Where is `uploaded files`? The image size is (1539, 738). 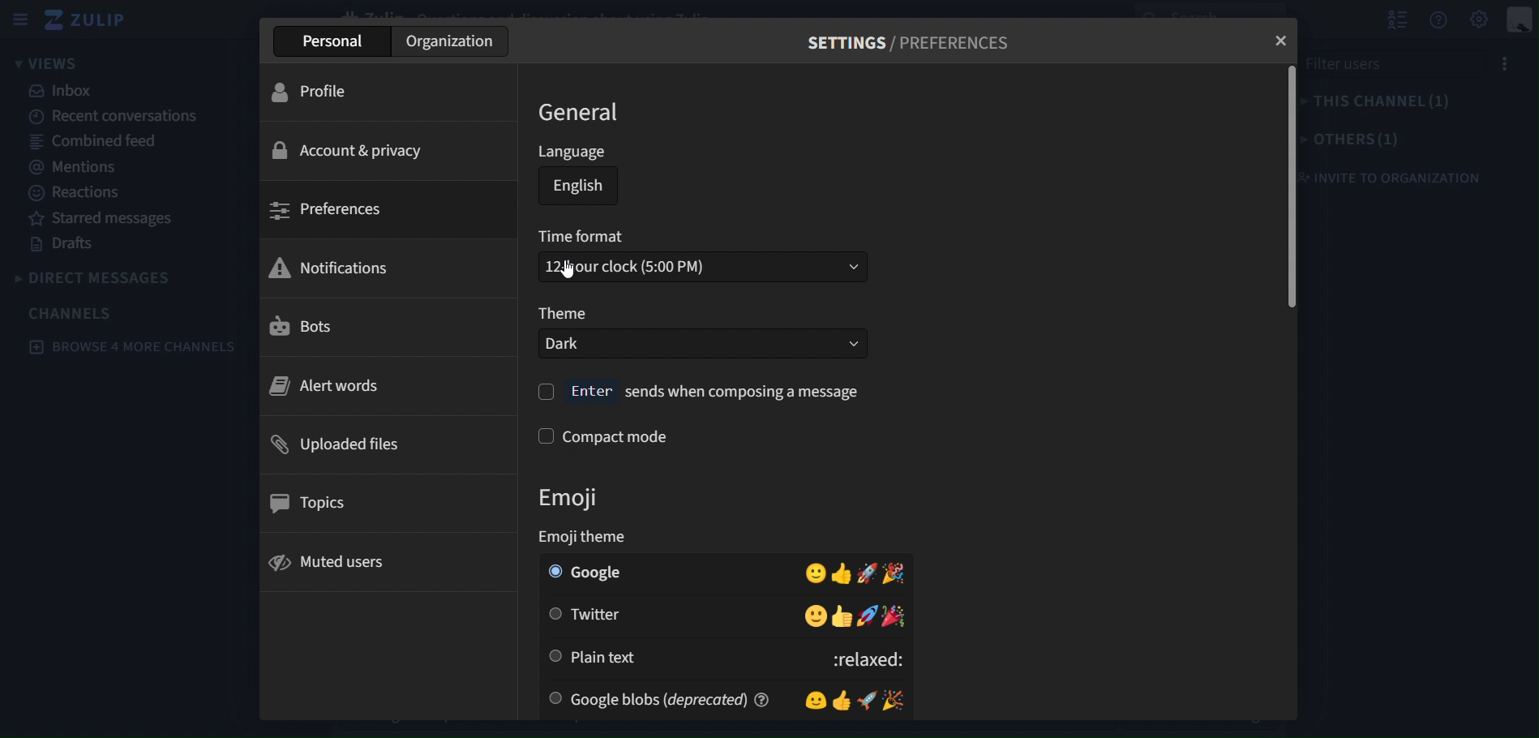
uploaded files is located at coordinates (383, 442).